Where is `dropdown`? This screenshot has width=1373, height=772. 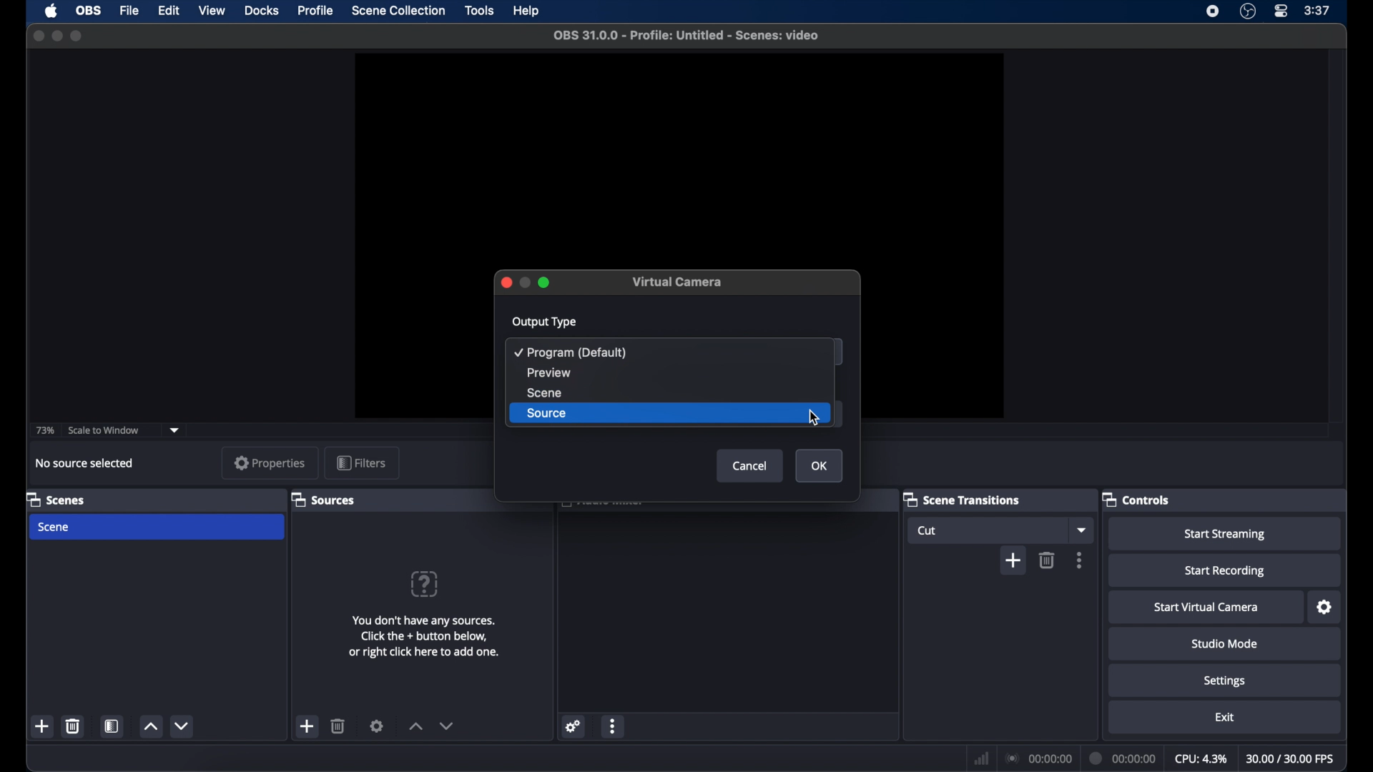
dropdown is located at coordinates (1081, 530).